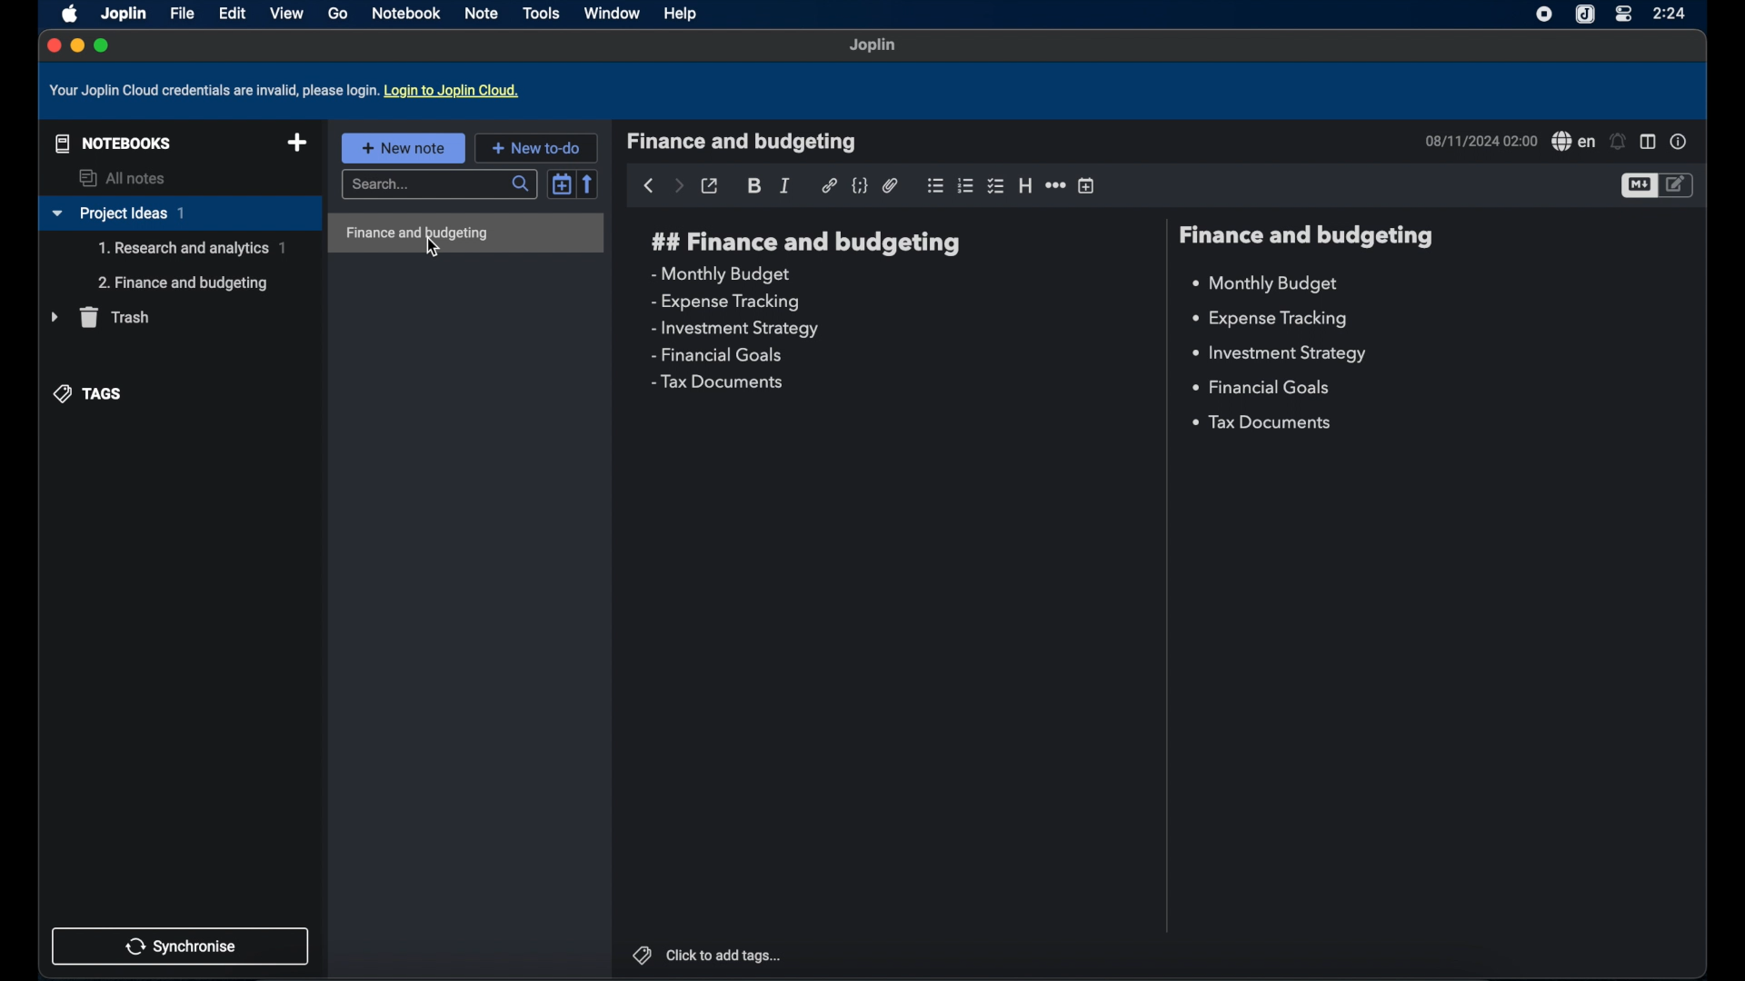  Describe the element at coordinates (232, 13) in the screenshot. I see `edit` at that location.